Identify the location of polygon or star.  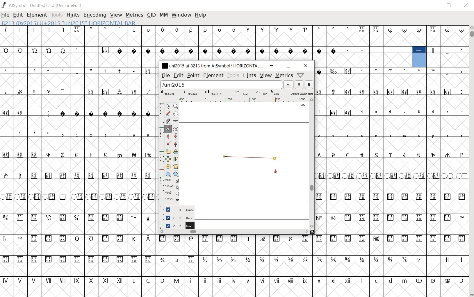
(176, 174).